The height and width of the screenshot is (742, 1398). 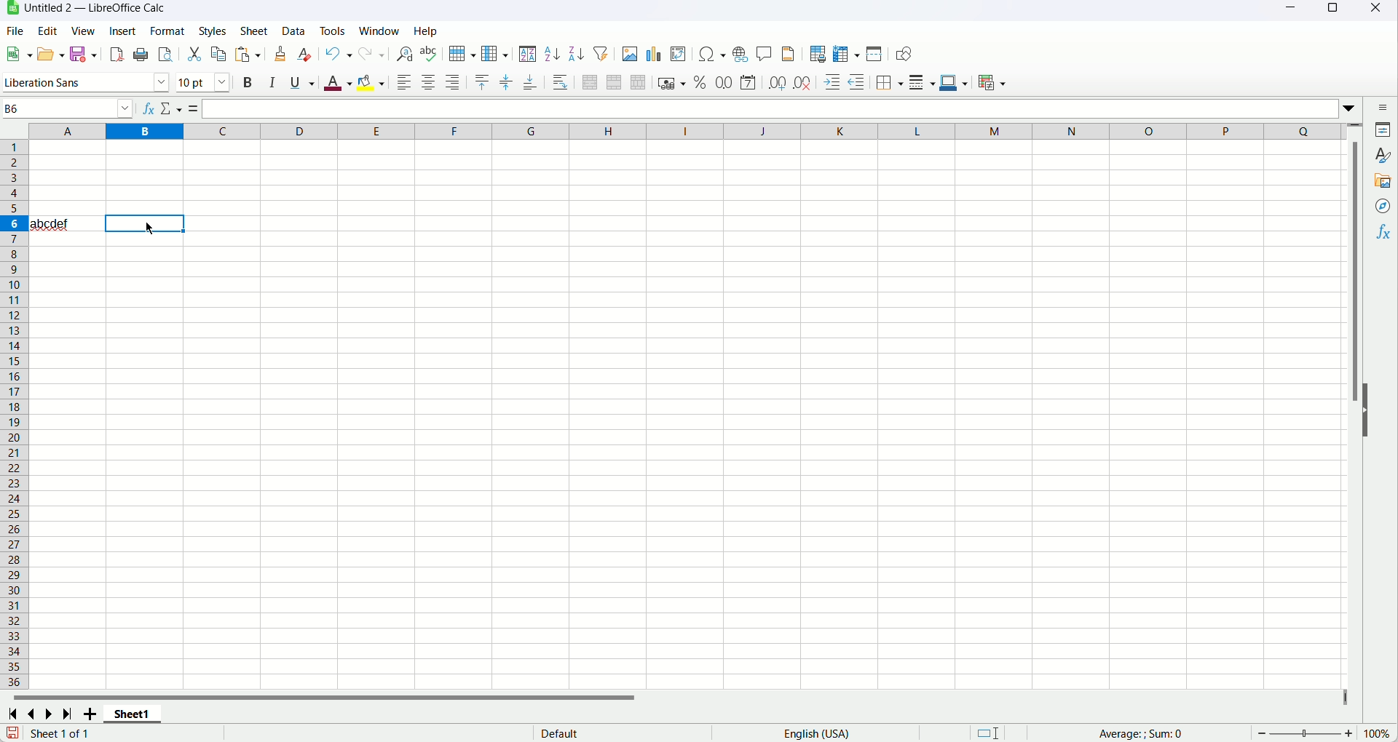 What do you see at coordinates (146, 108) in the screenshot?
I see `function wizard` at bounding box center [146, 108].